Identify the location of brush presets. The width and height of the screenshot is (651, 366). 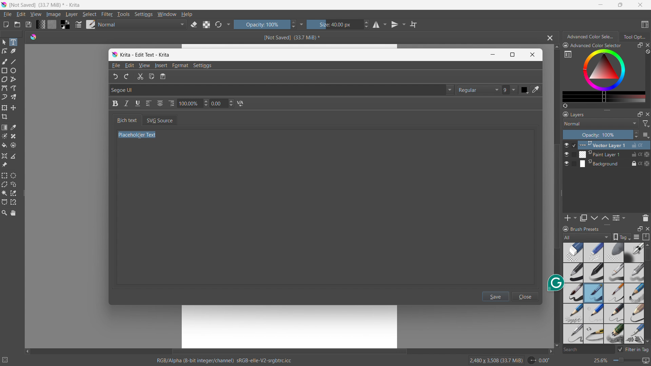
(91, 24).